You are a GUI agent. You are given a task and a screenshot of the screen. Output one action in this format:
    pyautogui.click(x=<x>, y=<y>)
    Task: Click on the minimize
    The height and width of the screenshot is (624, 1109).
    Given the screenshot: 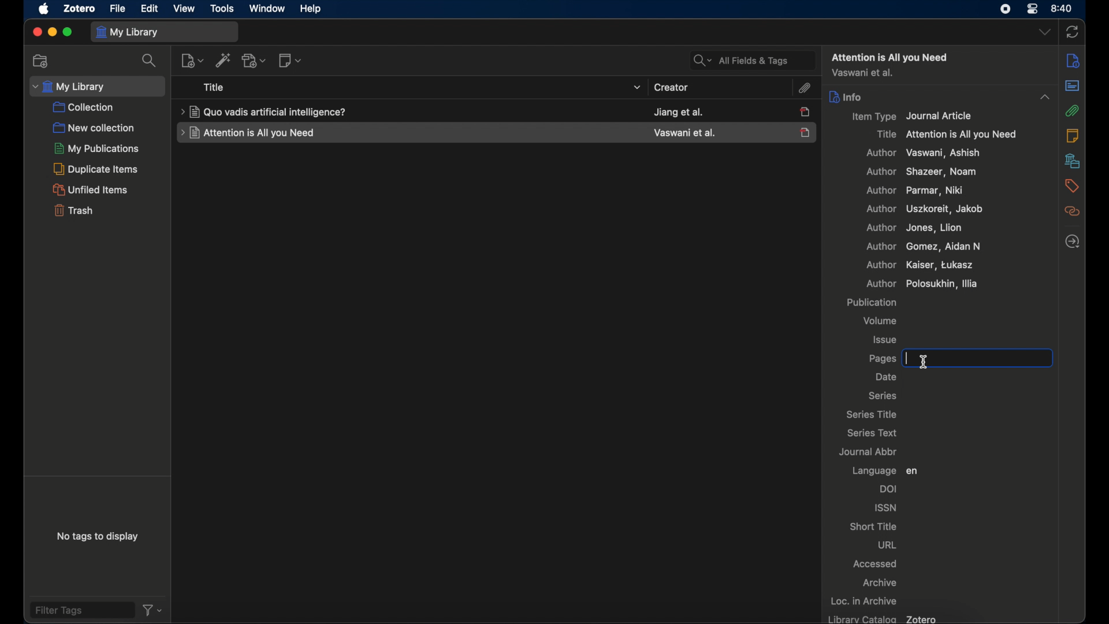 What is the action you would take?
    pyautogui.click(x=52, y=31)
    